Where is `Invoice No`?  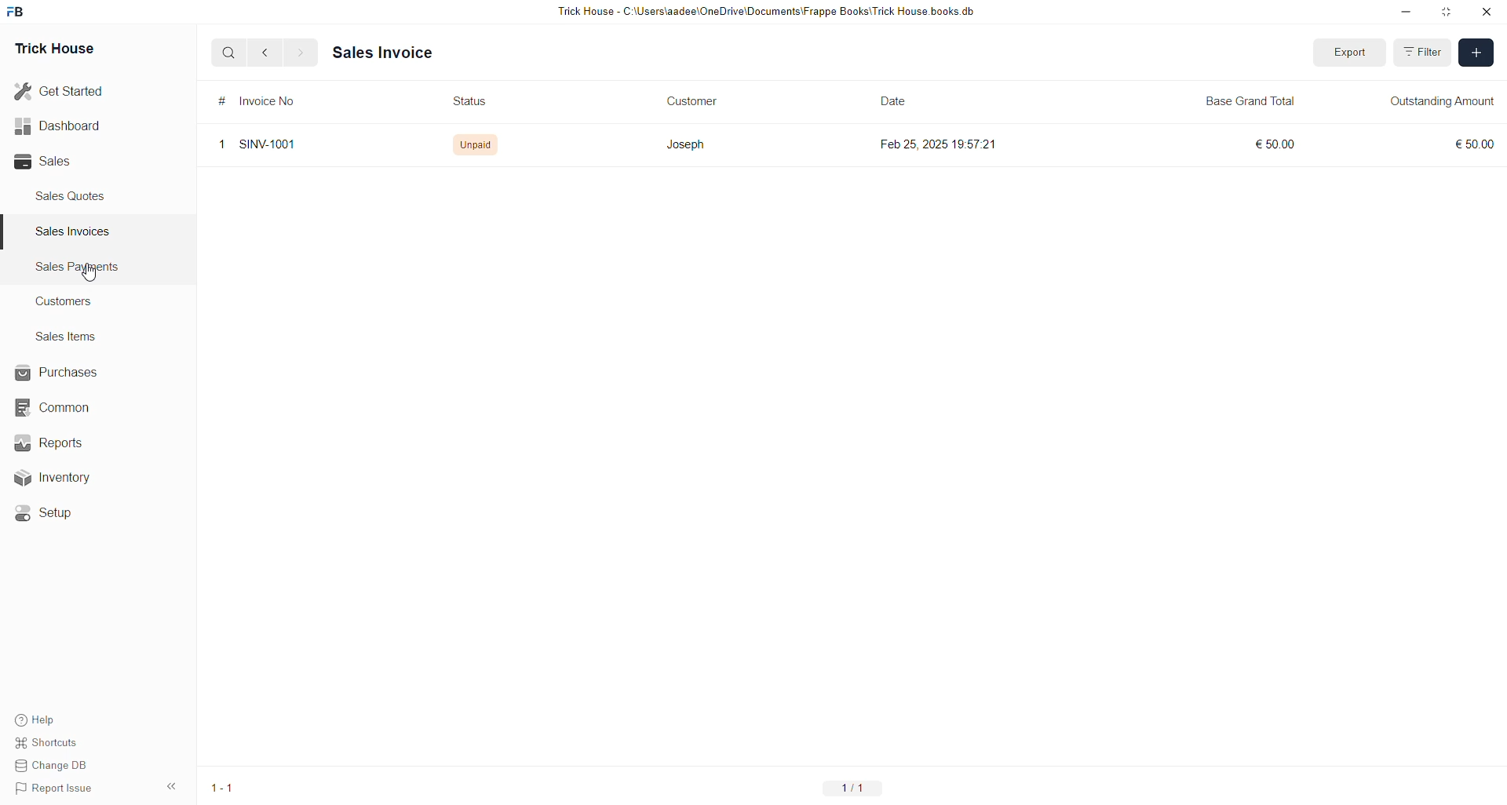 Invoice No is located at coordinates (270, 101).